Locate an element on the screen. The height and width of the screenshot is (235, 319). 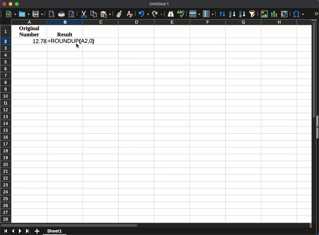
expand is located at coordinates (316, 14).